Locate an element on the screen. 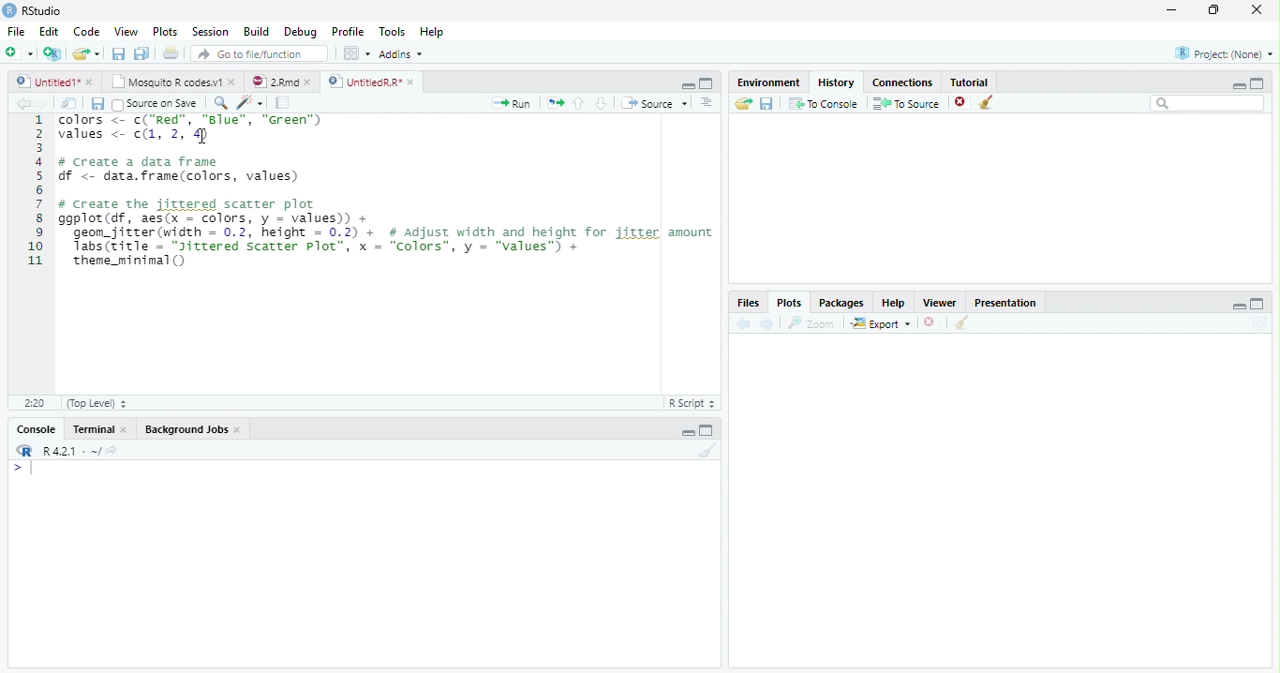 The height and width of the screenshot is (673, 1280). New line is located at coordinates (22, 468).